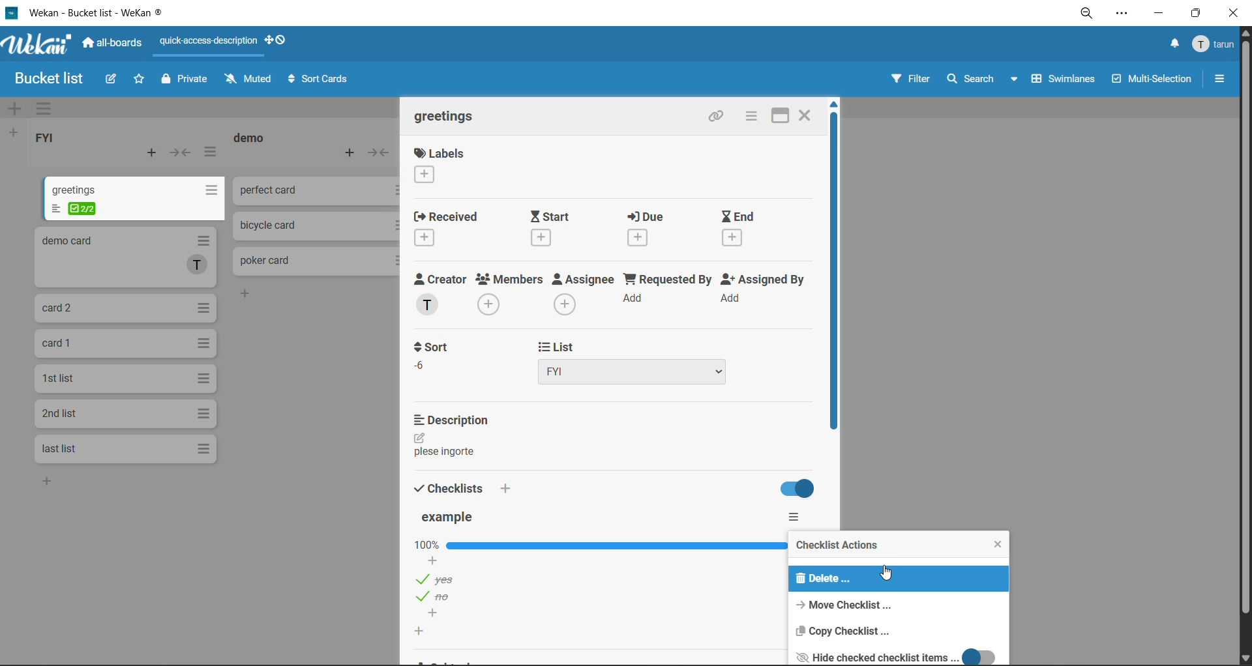 Image resolution: width=1252 pixels, height=666 pixels. I want to click on board name, so click(51, 78).